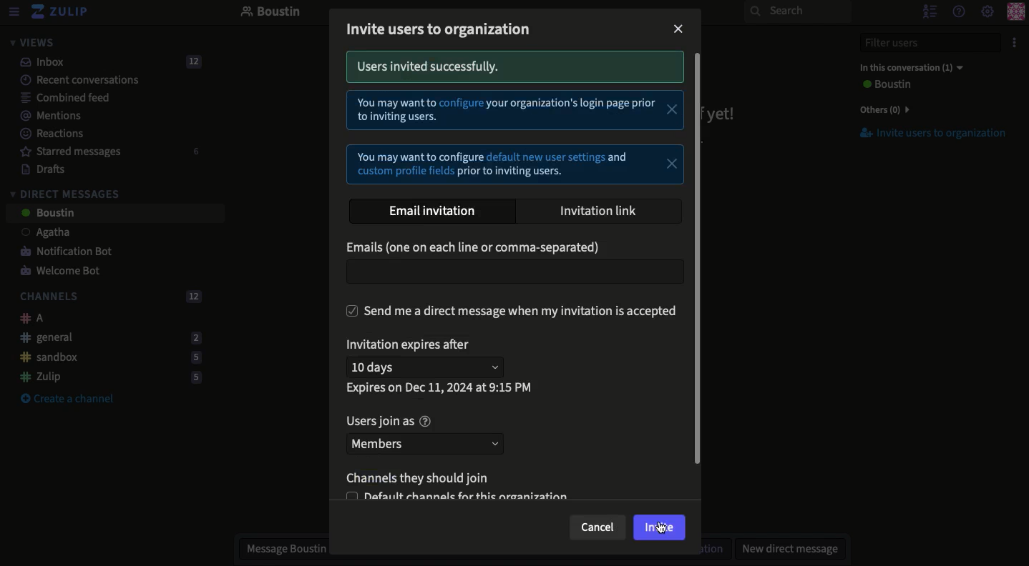 The height and width of the screenshot is (566, 1029). I want to click on Welcome bot, so click(62, 272).